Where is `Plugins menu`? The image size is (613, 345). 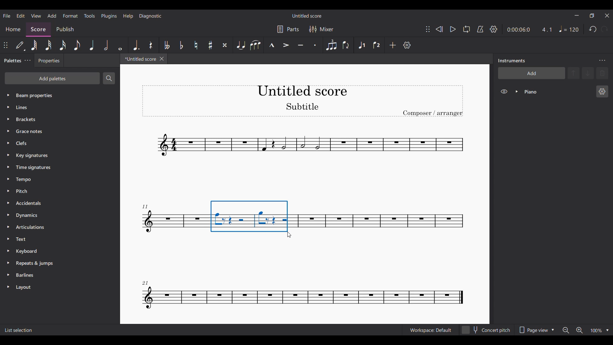
Plugins menu is located at coordinates (109, 16).